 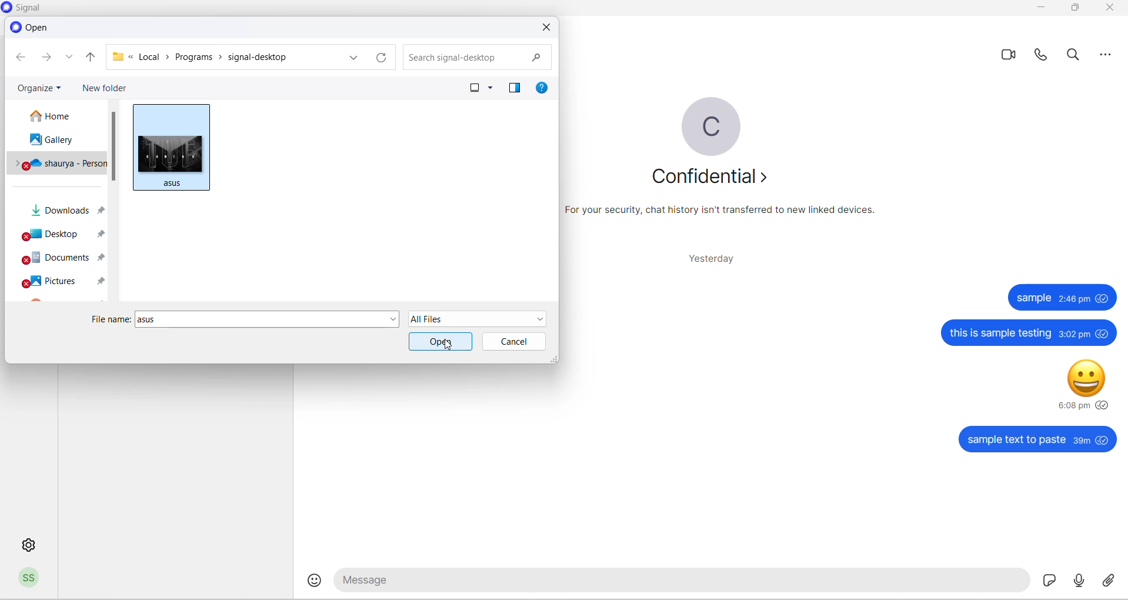 I want to click on profile picture, so click(x=711, y=126).